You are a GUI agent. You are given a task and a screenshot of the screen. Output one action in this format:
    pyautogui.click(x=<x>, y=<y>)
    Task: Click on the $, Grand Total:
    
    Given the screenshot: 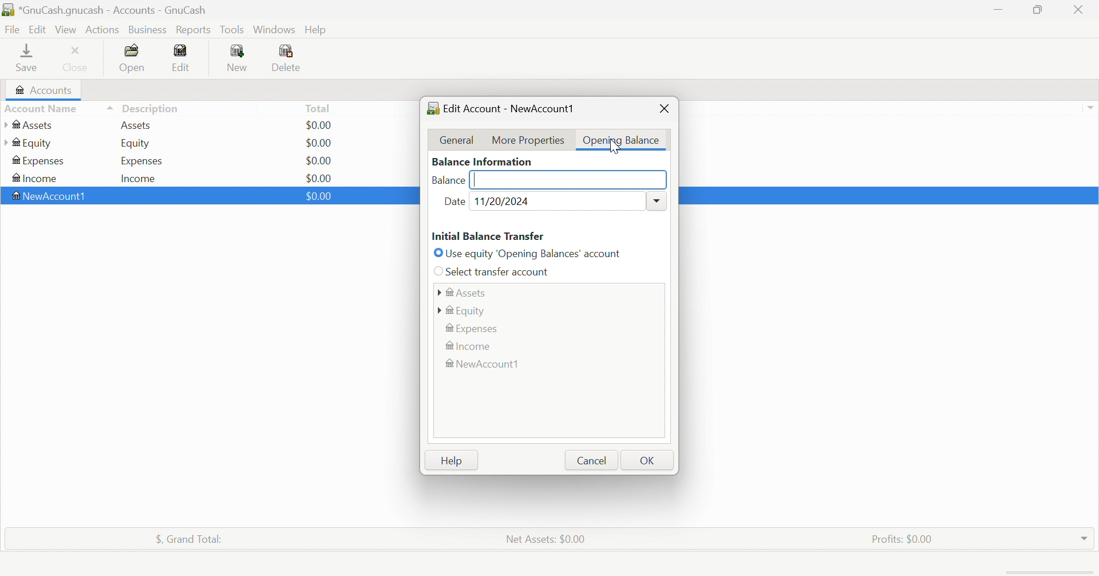 What is the action you would take?
    pyautogui.click(x=192, y=539)
    